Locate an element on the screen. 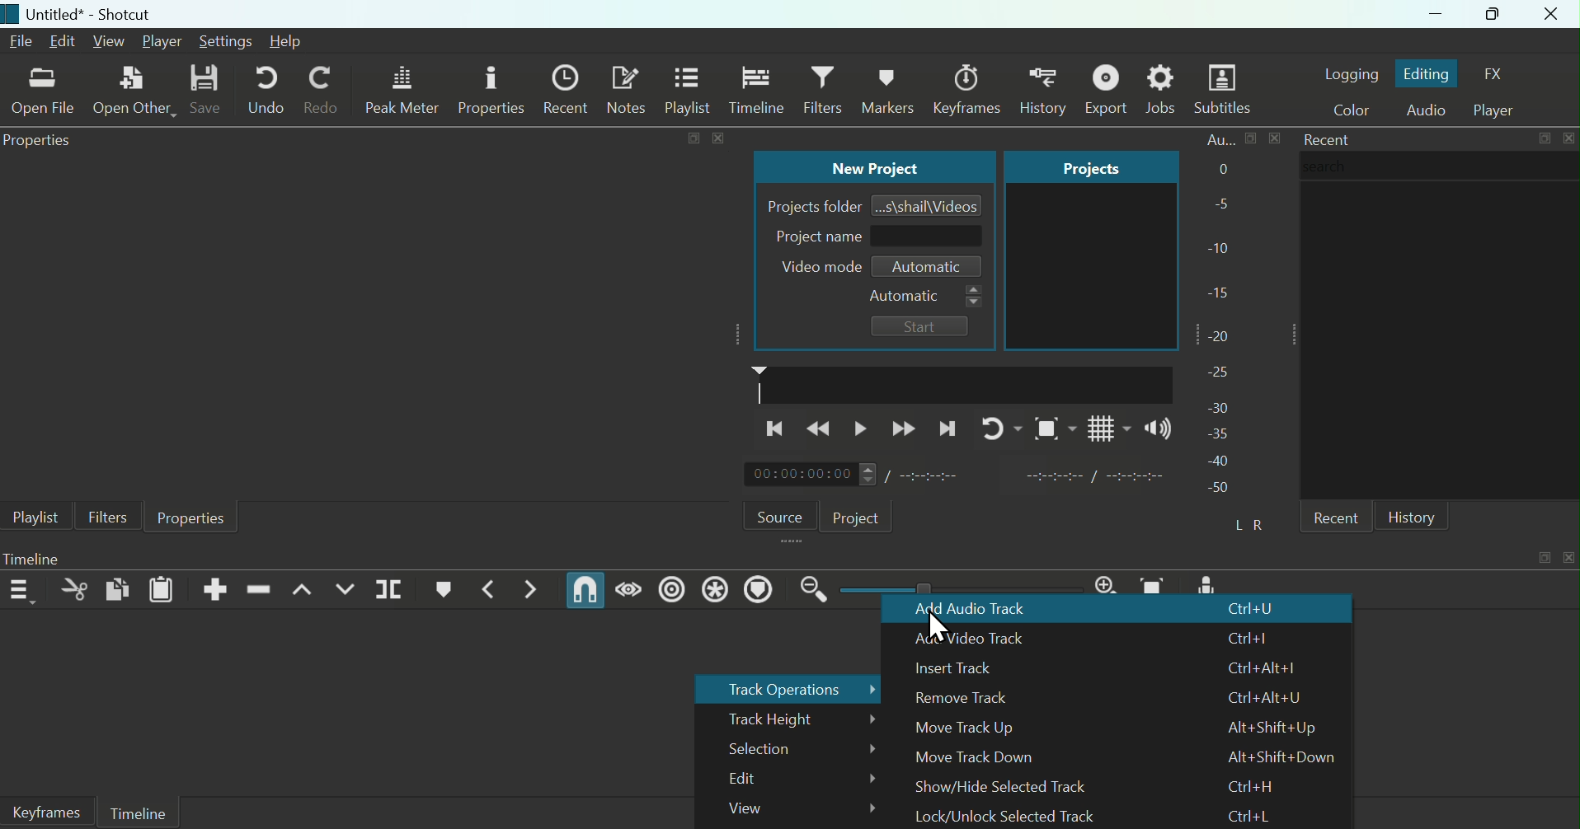 The image size is (1580, 829). Ctrl+L is located at coordinates (1251, 813).